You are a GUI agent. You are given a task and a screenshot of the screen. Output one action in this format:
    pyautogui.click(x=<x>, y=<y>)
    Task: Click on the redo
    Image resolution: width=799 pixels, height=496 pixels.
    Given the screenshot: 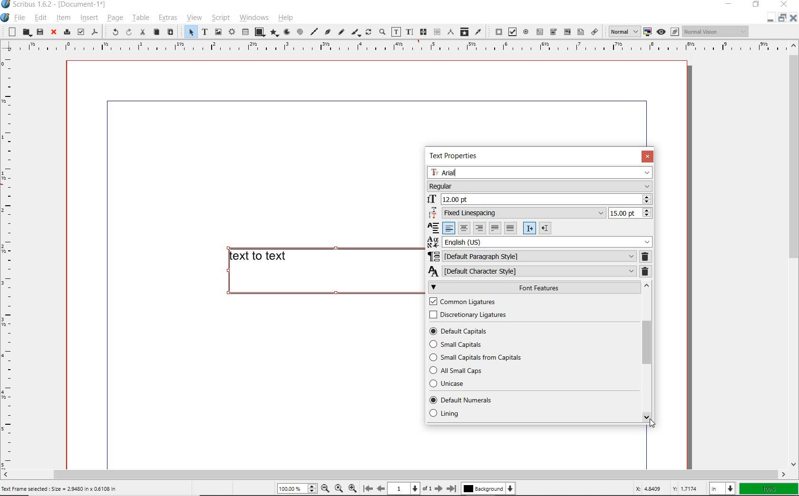 What is the action you would take?
    pyautogui.click(x=128, y=32)
    